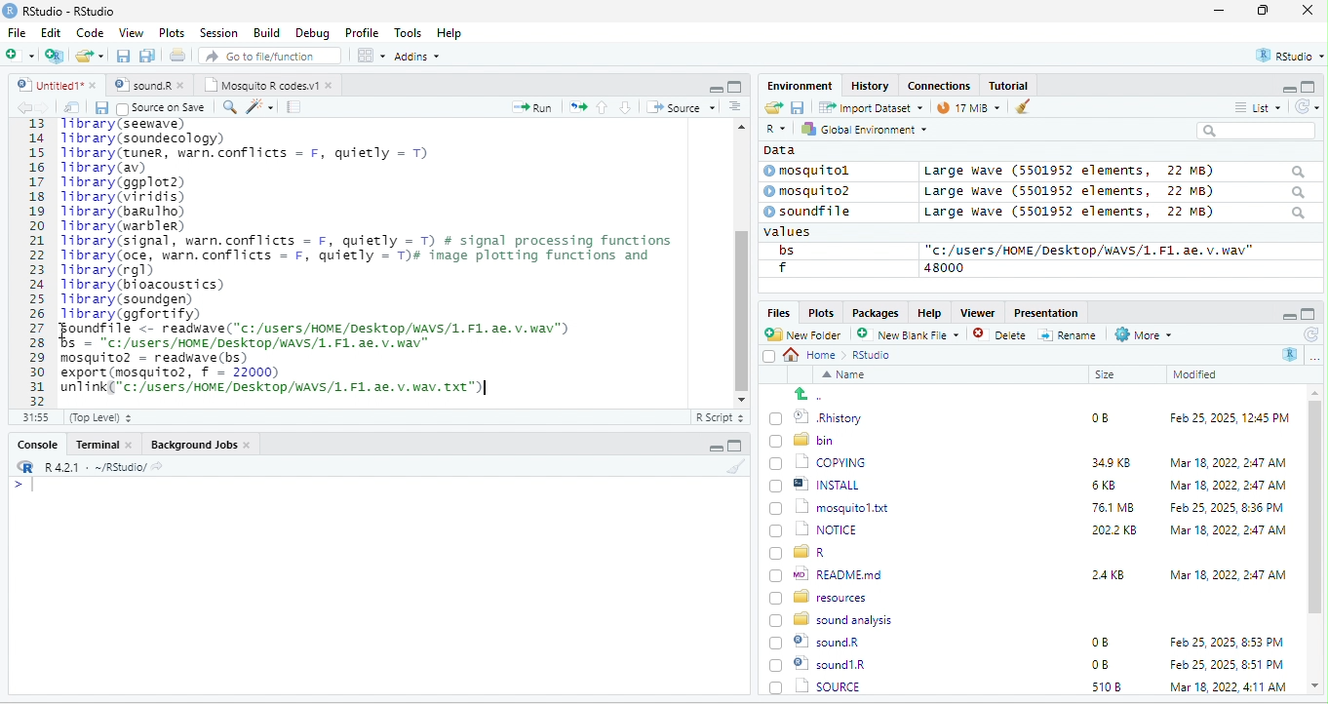 The height and width of the screenshot is (704, 1328). Describe the element at coordinates (798, 232) in the screenshot. I see `values` at that location.